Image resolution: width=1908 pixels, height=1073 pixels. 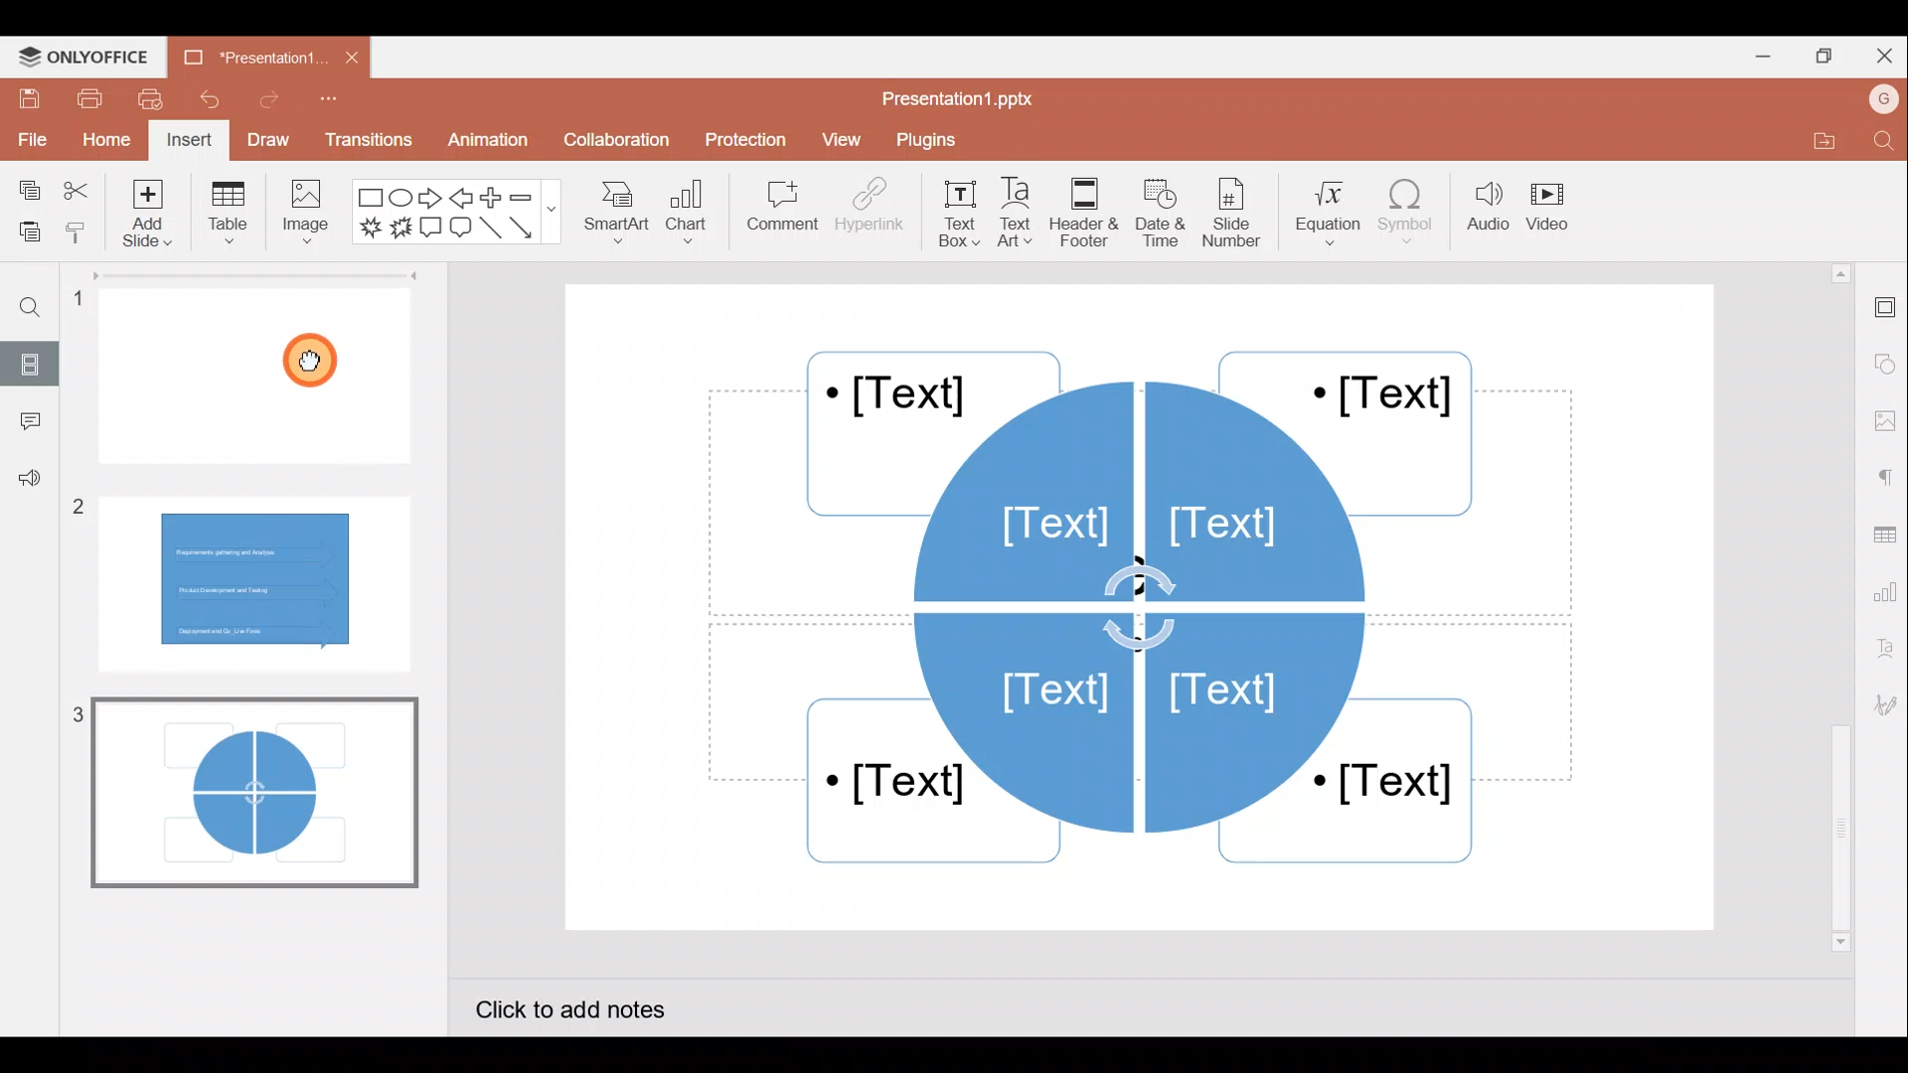 I want to click on Customize quick access toolbar, so click(x=327, y=103).